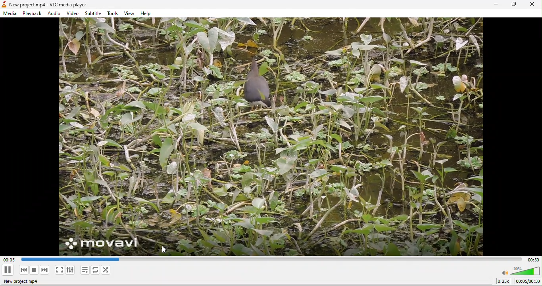  I want to click on toggle the video in fullscreen, so click(58, 271).